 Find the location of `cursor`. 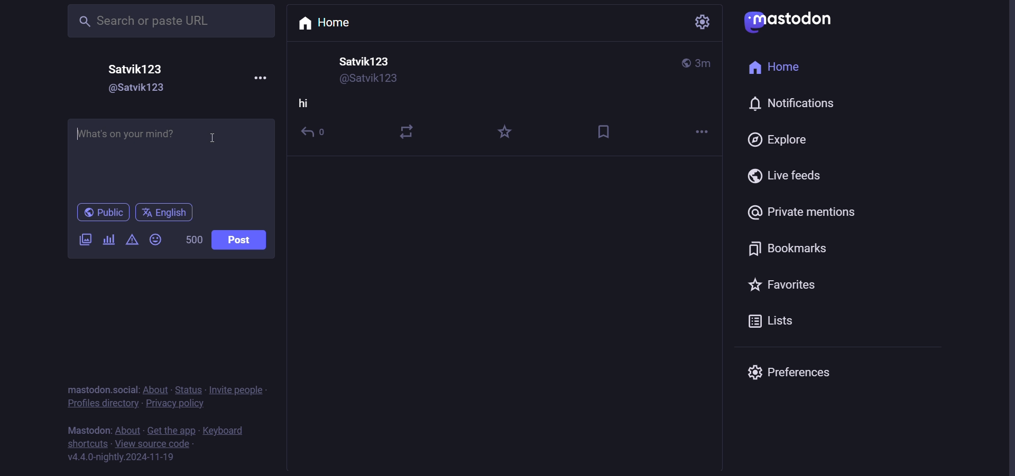

cursor is located at coordinates (212, 139).